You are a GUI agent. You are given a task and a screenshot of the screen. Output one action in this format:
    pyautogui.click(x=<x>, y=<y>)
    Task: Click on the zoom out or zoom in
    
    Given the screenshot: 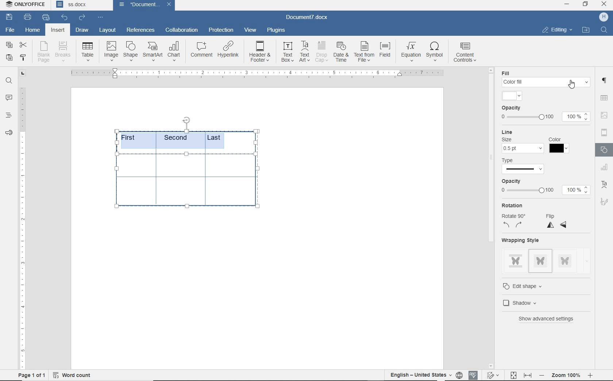 What is the action you would take?
    pyautogui.click(x=568, y=374)
    